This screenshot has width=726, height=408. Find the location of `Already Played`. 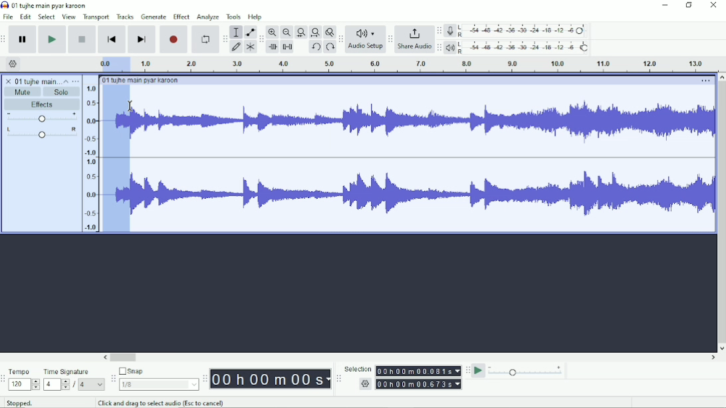

Already Played is located at coordinates (117, 159).